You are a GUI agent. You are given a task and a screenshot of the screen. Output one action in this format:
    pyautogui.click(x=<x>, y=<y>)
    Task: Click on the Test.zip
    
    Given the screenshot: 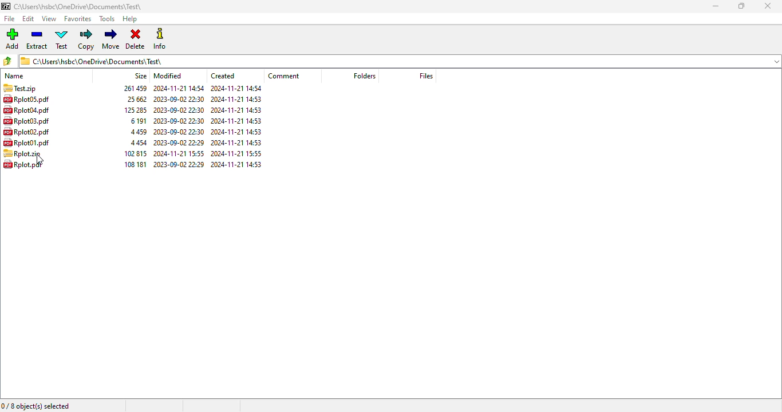 What is the action you would take?
    pyautogui.click(x=19, y=88)
    